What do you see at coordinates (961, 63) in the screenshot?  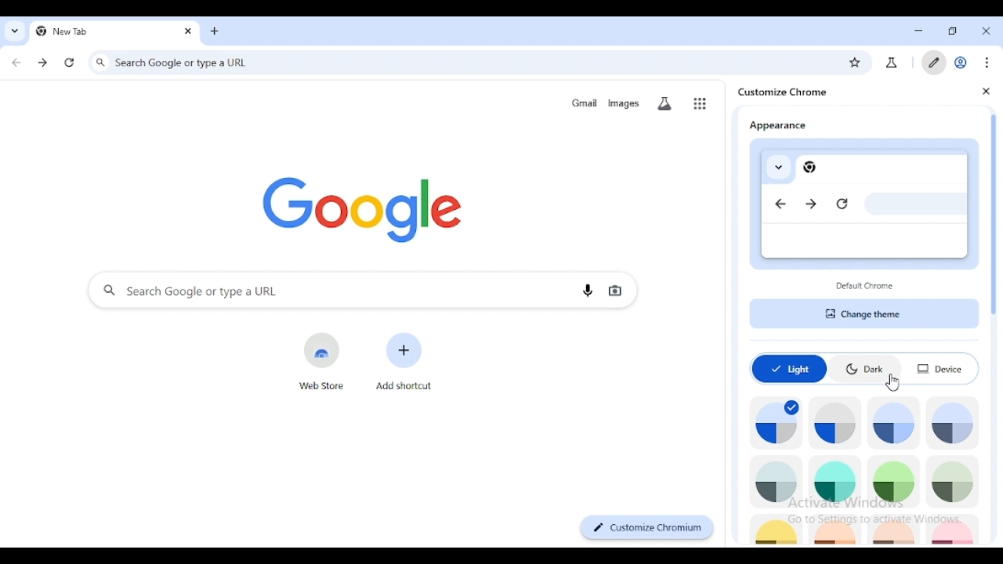 I see `profile` at bounding box center [961, 63].